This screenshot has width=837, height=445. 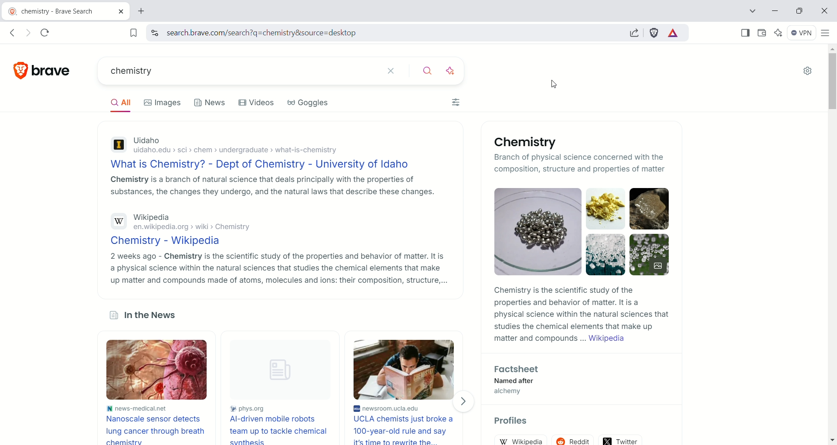 I want to click on Chemistry is the scientific study of the properties and behavior of matter. It is a physical science within the natural sciences that studies the chemical elements that make up matter and compounds … Wikipedia, so click(x=581, y=315).